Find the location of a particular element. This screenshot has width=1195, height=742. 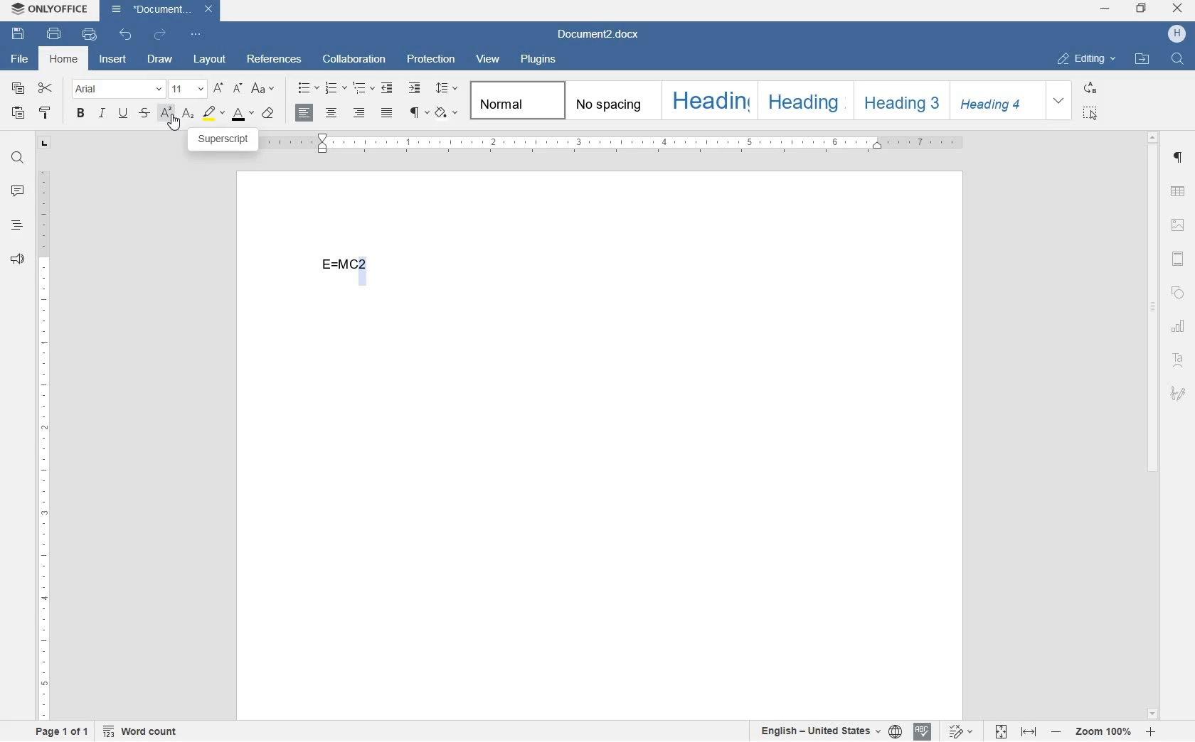

SUPERSCRIPT is located at coordinates (225, 141).